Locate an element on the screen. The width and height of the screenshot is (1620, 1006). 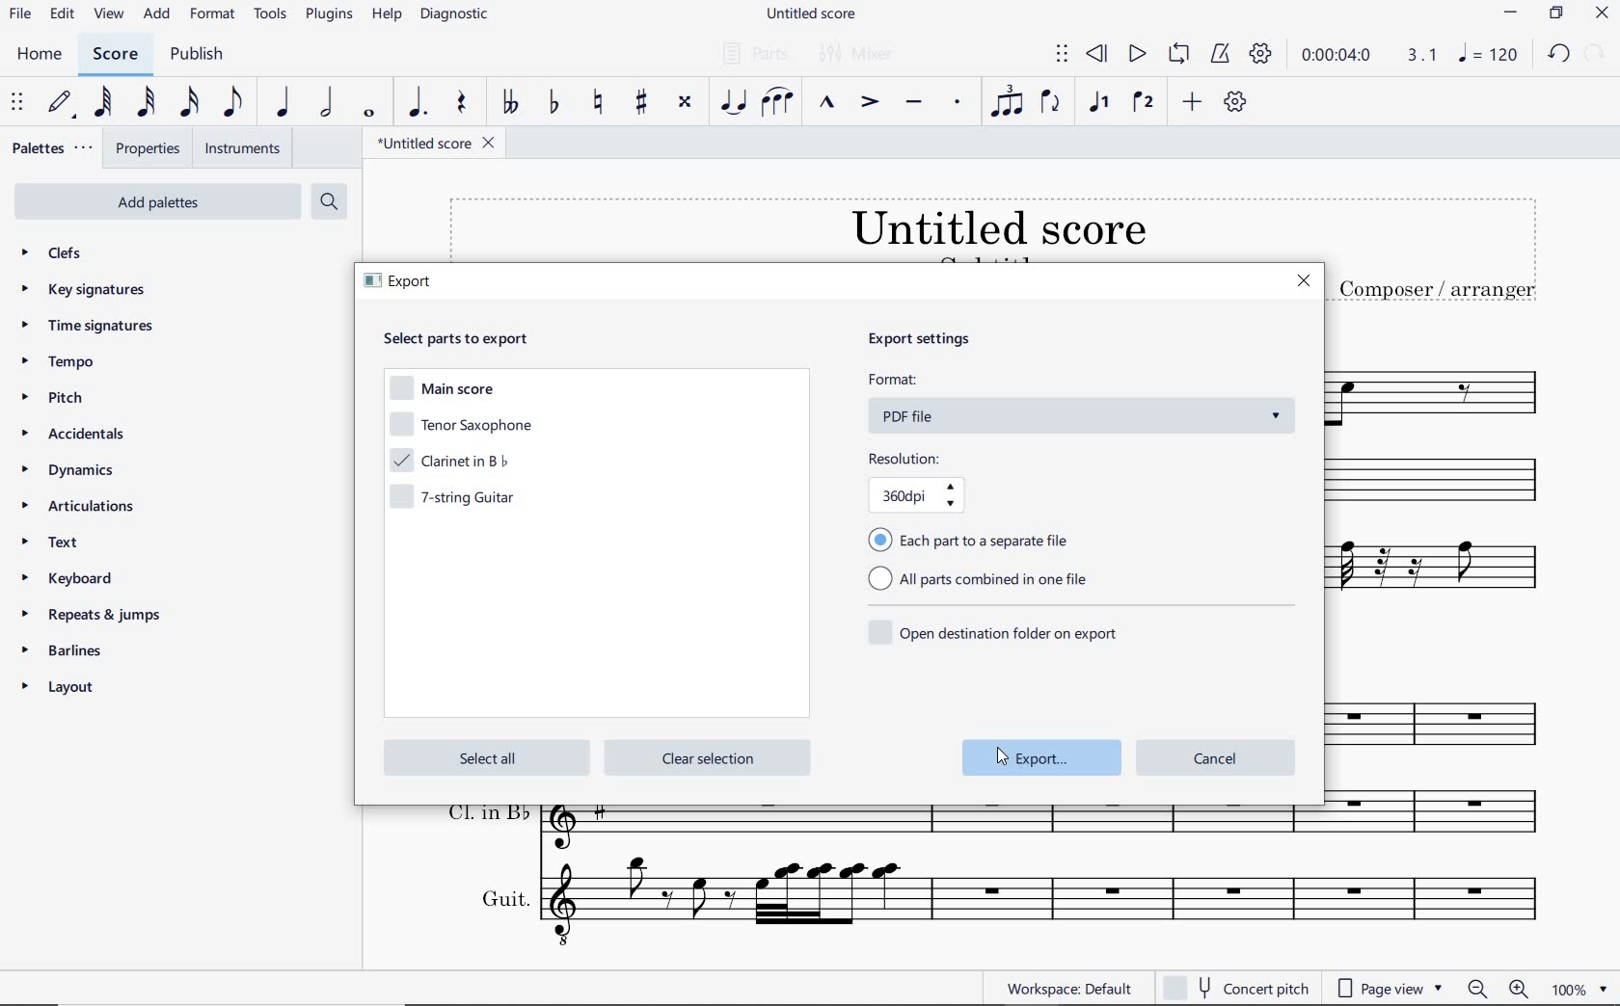
FORMAT is located at coordinates (213, 14).